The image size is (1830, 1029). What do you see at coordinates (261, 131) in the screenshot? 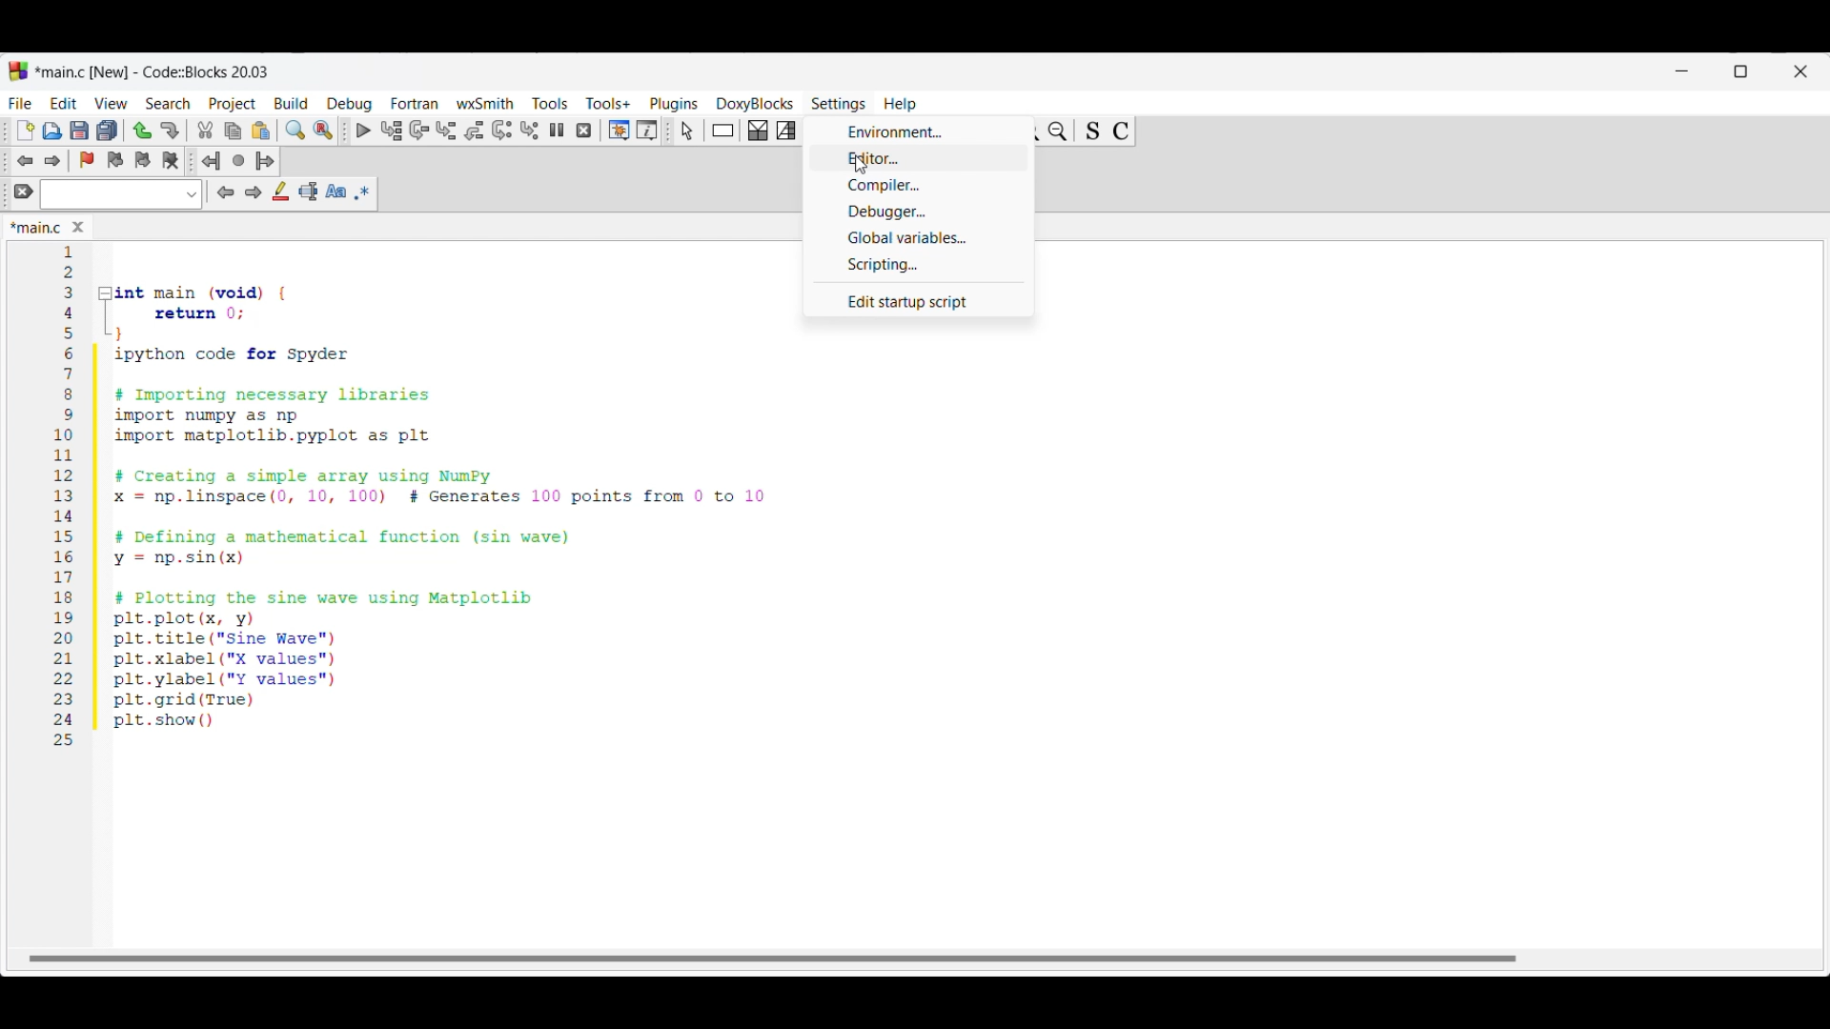
I see `Paste` at bounding box center [261, 131].